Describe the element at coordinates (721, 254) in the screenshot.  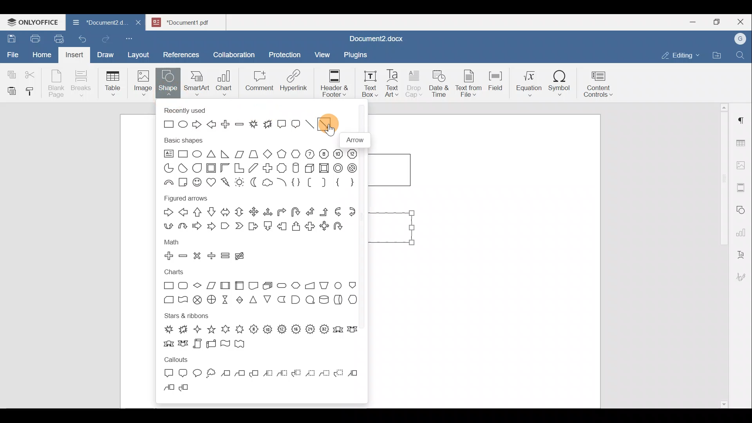
I see `Scroll bar` at that location.